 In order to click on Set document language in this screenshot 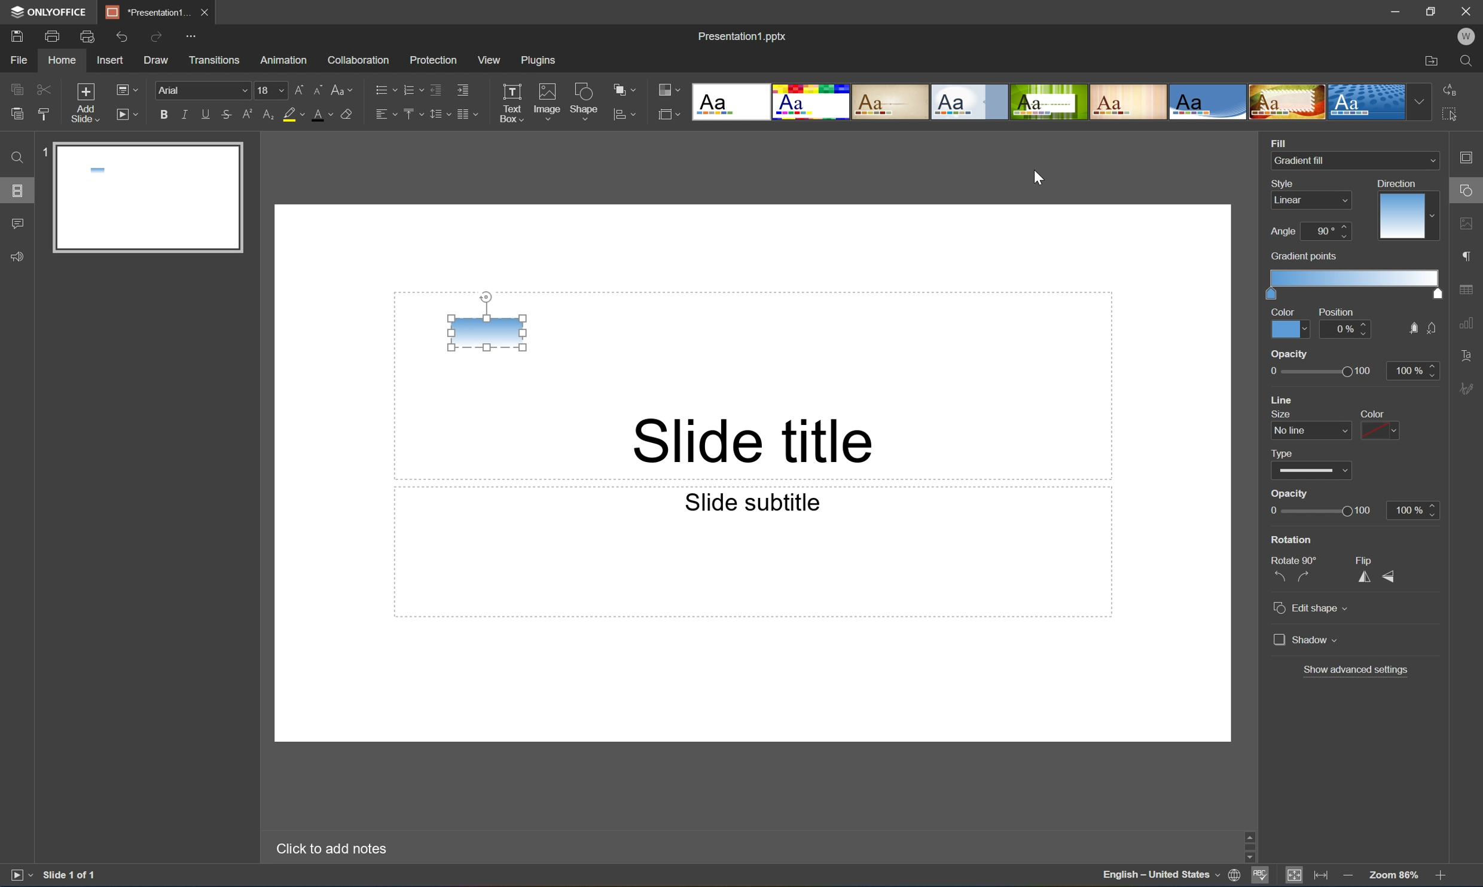, I will do `click(1237, 877)`.